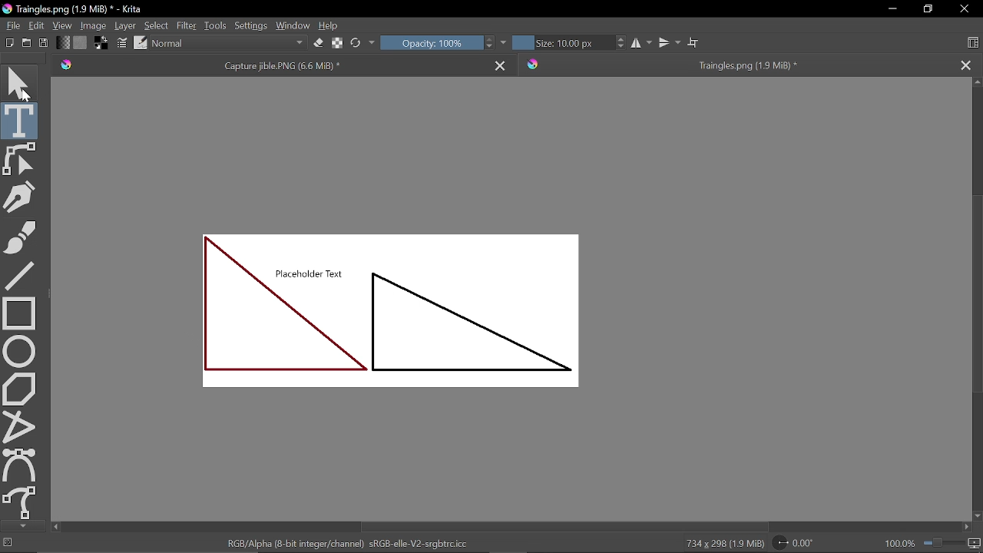 The width and height of the screenshot is (983, 553). What do you see at coordinates (156, 25) in the screenshot?
I see `Select` at bounding box center [156, 25].